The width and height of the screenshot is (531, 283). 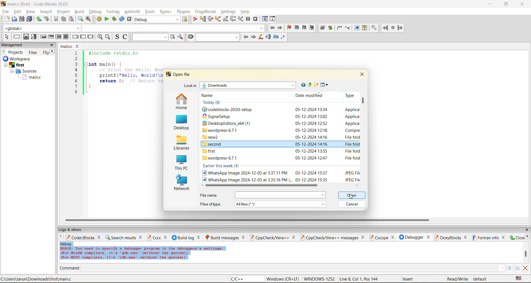 I want to click on close, so click(x=527, y=230).